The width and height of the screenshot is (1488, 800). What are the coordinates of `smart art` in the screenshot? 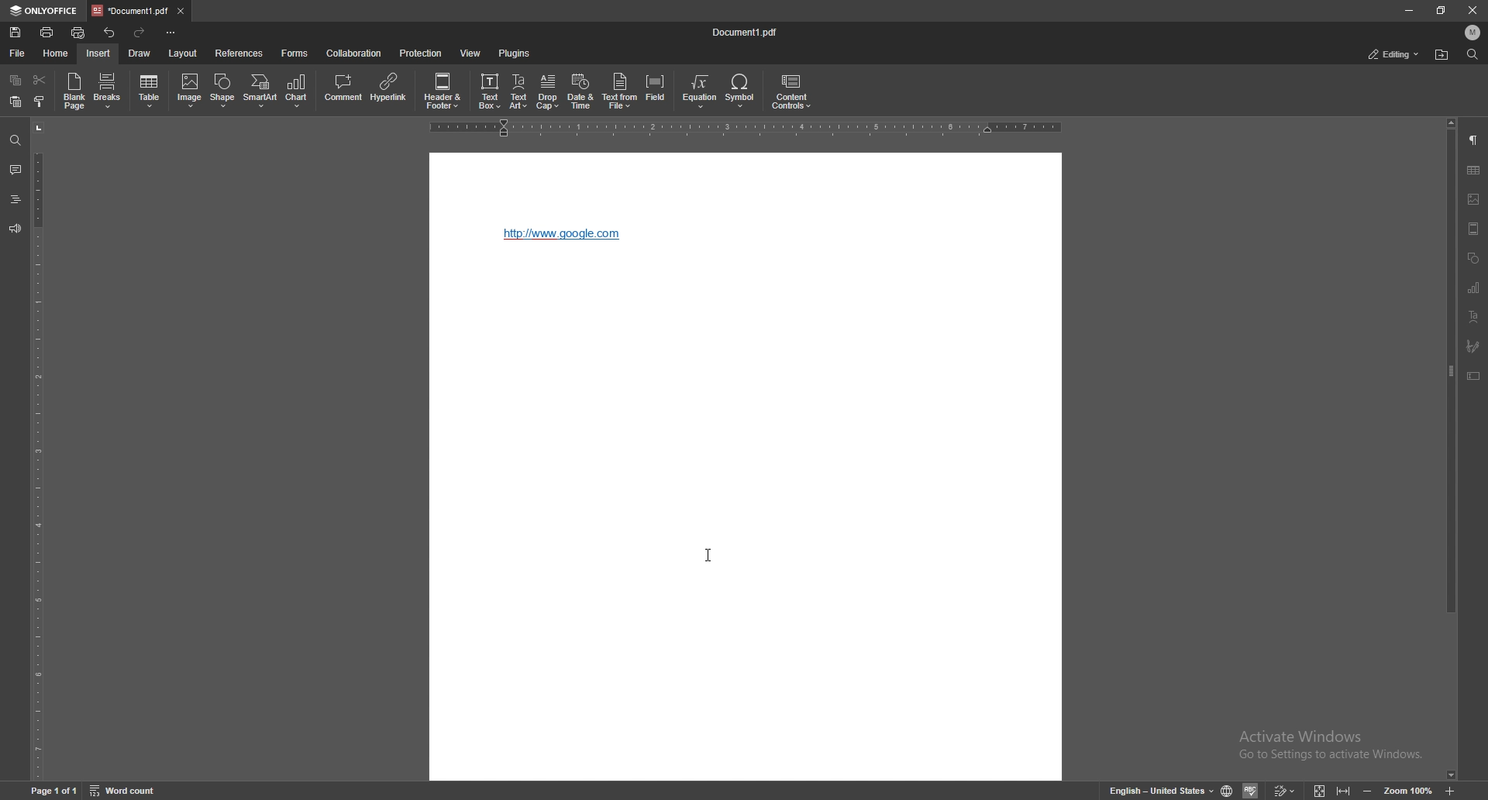 It's located at (261, 91).